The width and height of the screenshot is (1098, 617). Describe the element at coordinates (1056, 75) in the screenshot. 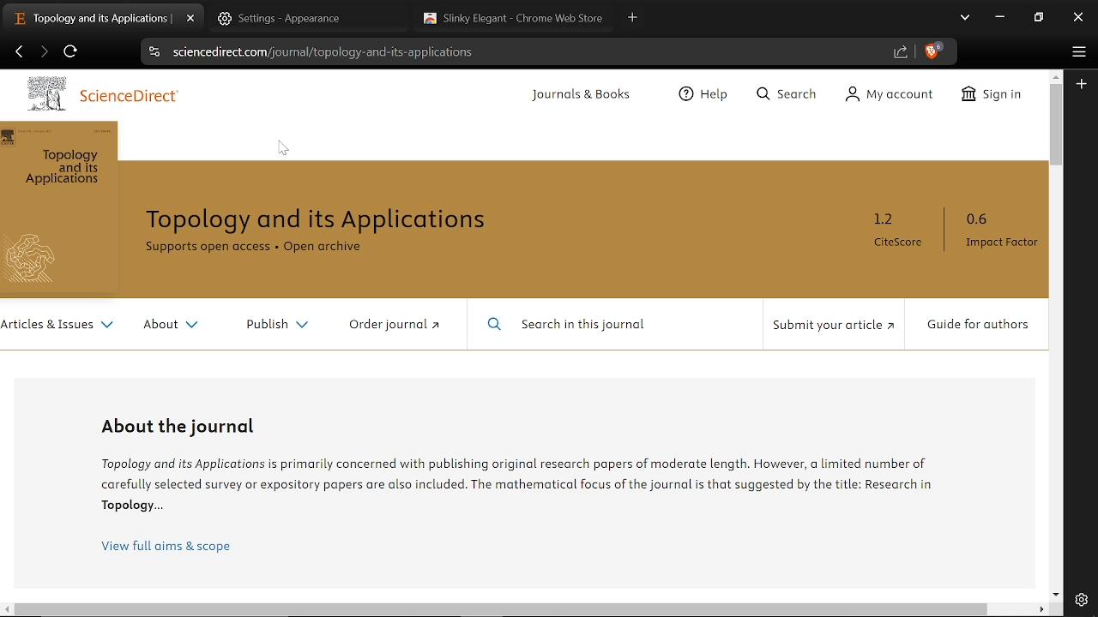

I see `Move up` at that location.